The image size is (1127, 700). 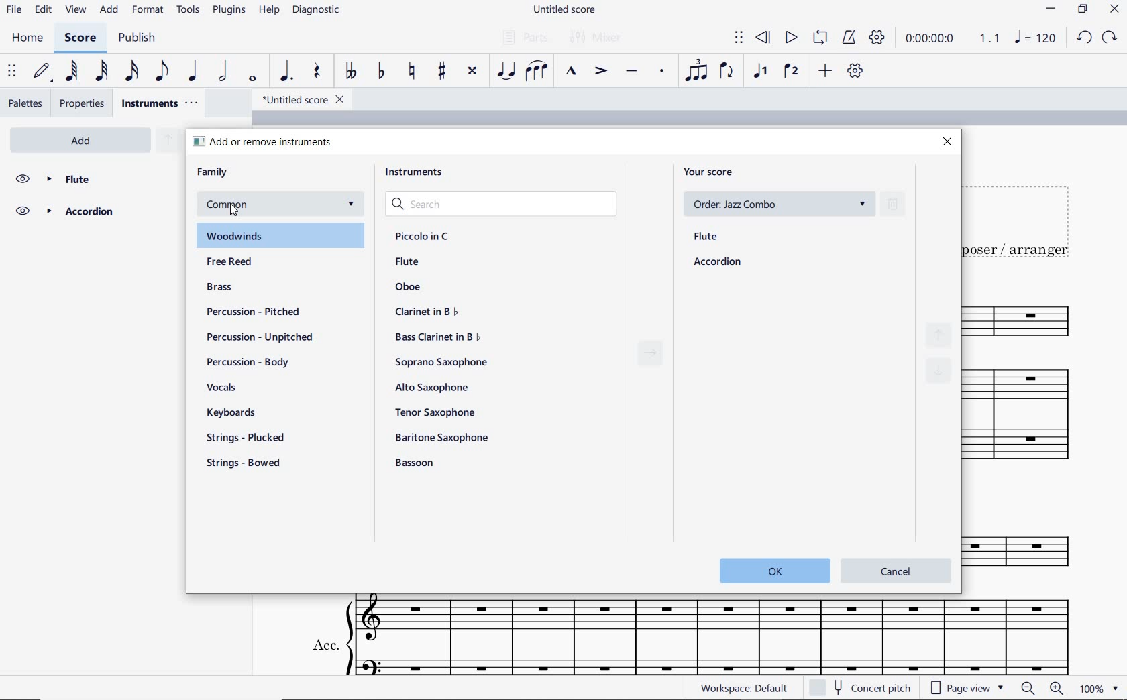 What do you see at coordinates (765, 38) in the screenshot?
I see `rewind` at bounding box center [765, 38].